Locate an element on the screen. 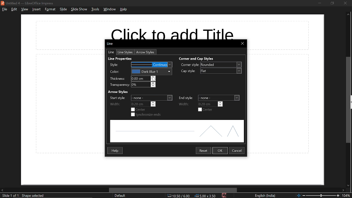  Lables is located at coordinates (186, 101).